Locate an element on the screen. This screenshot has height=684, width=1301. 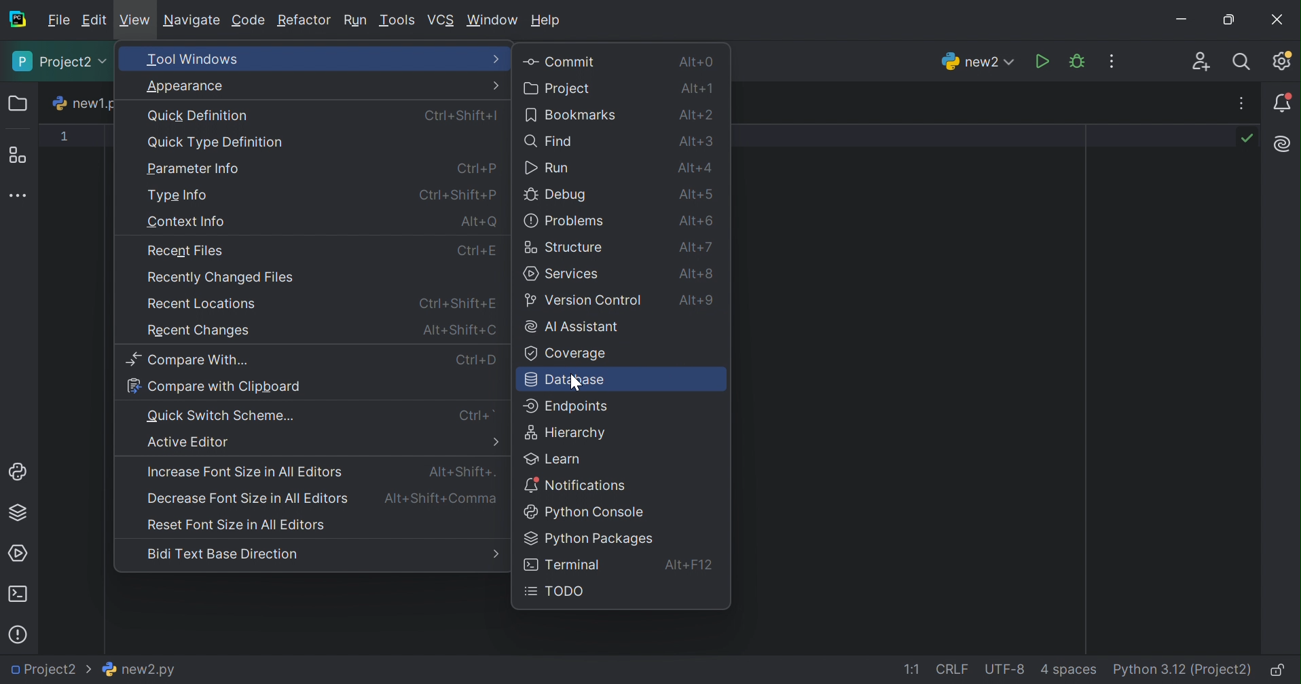
Alt+Shift+. is located at coordinates (463, 472).